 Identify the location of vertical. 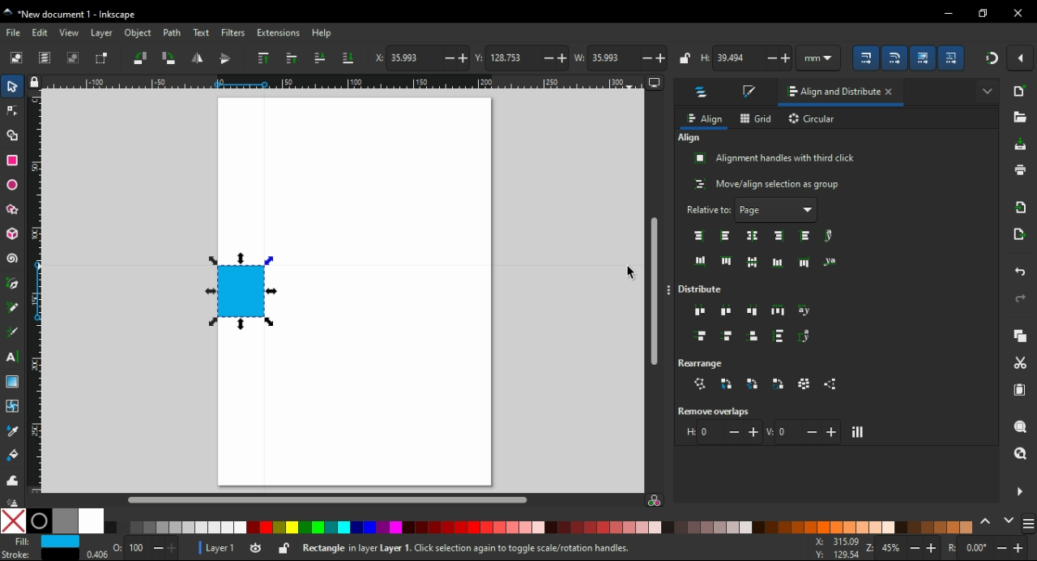
(803, 431).